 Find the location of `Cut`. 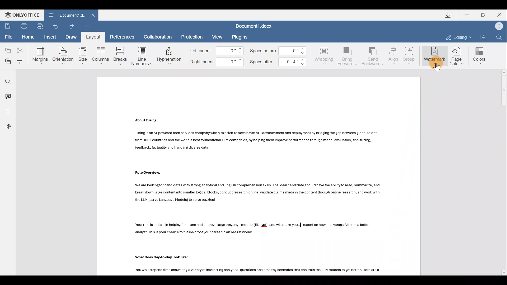

Cut is located at coordinates (20, 49).